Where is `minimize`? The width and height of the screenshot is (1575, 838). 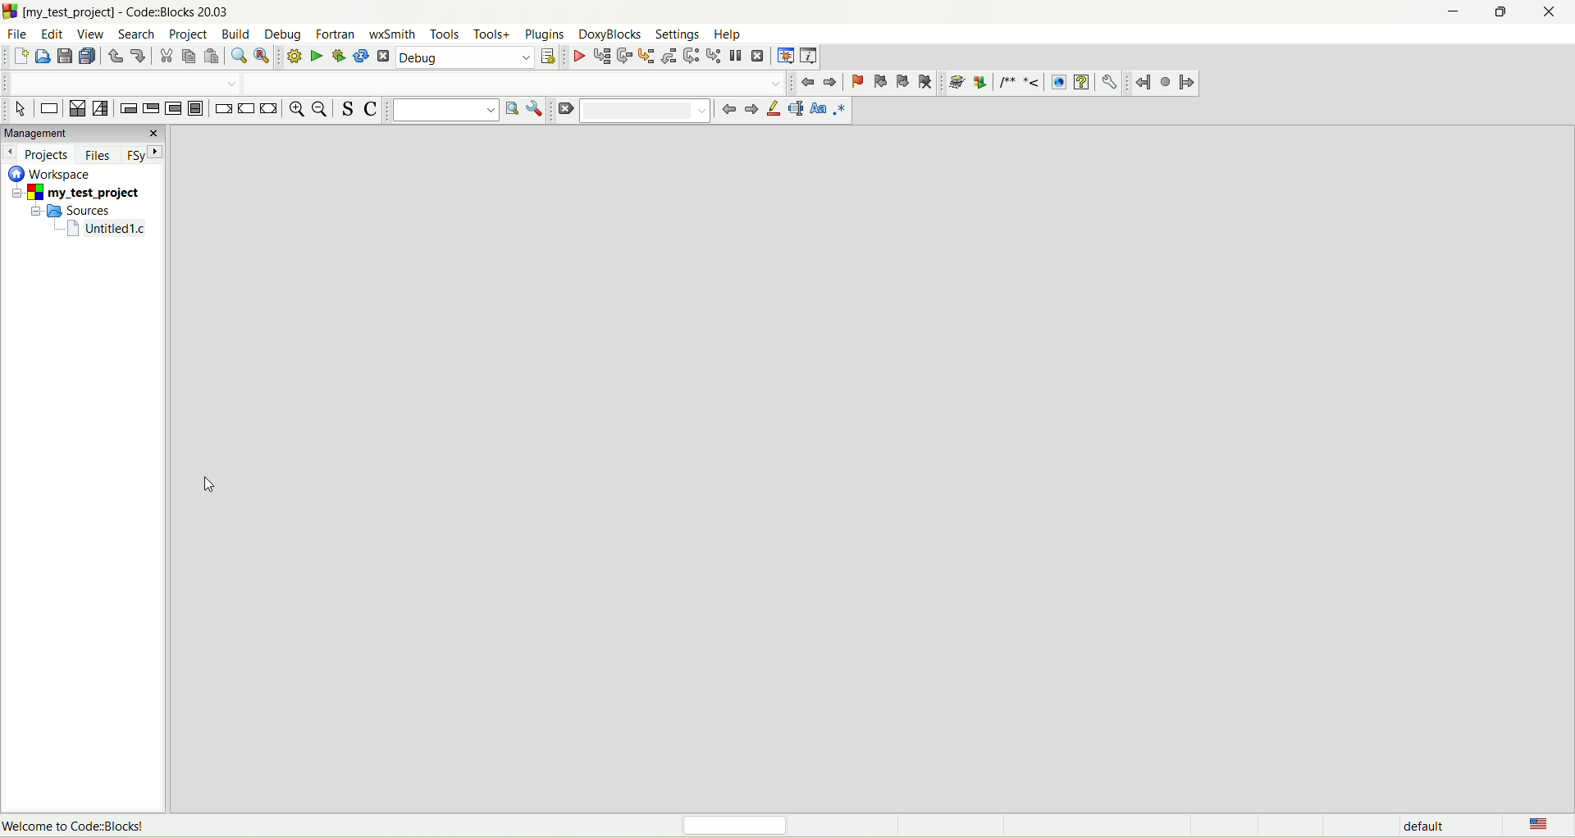 minimize is located at coordinates (1446, 16).